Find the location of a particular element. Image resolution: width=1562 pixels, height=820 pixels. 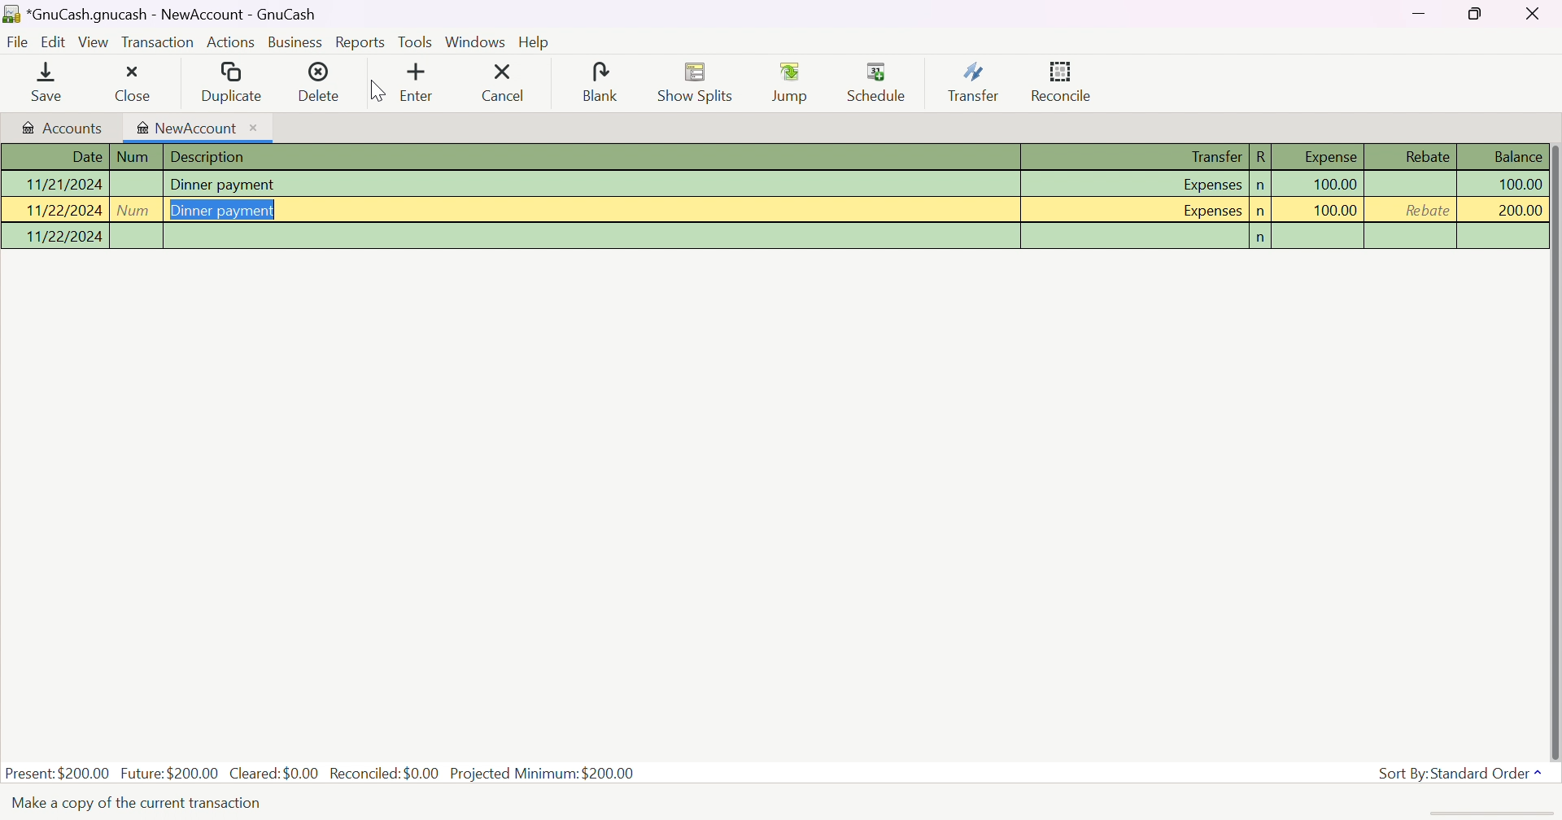

Jump is located at coordinates (792, 83).